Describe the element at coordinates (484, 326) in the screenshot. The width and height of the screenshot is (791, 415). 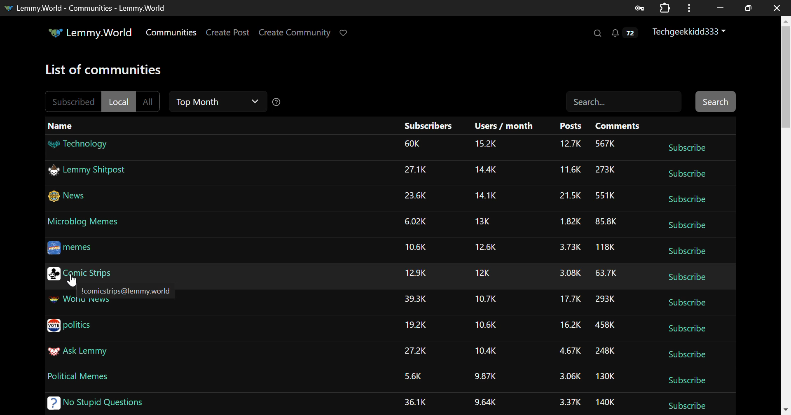
I see `Amount` at that location.